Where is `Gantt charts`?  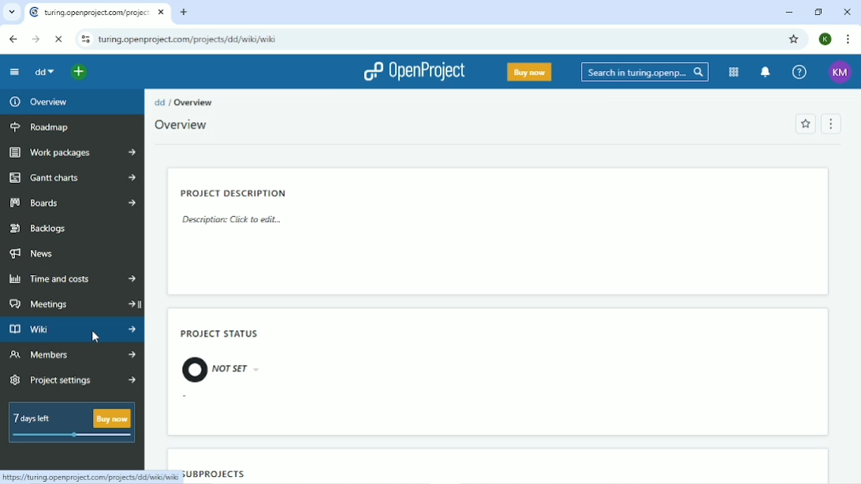
Gantt charts is located at coordinates (71, 177).